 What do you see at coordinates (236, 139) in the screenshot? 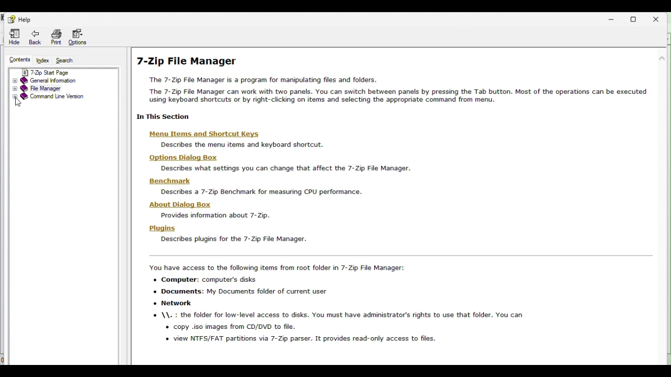
I see `menu items and shortcut keys` at bounding box center [236, 139].